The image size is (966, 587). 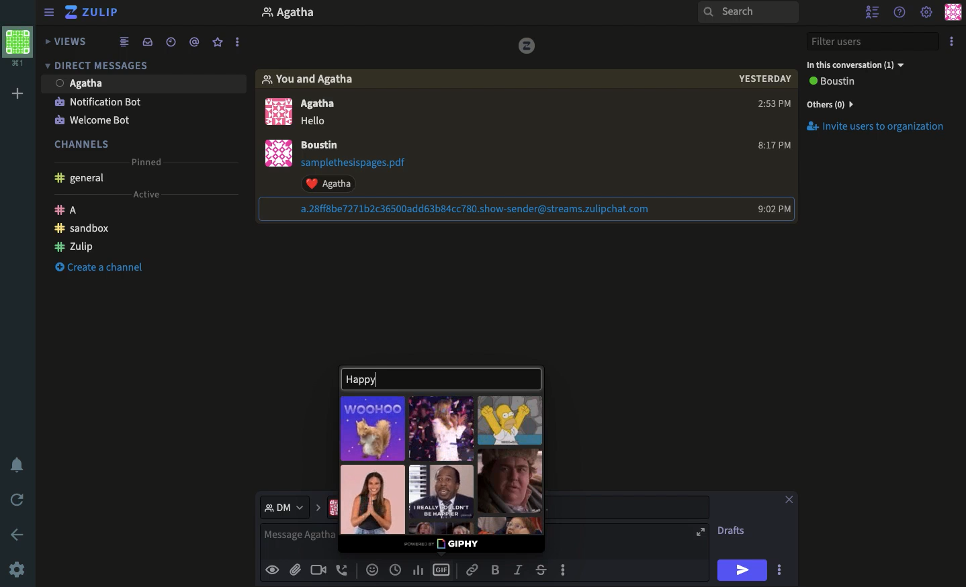 What do you see at coordinates (433, 377) in the screenshot?
I see `Happy` at bounding box center [433, 377].